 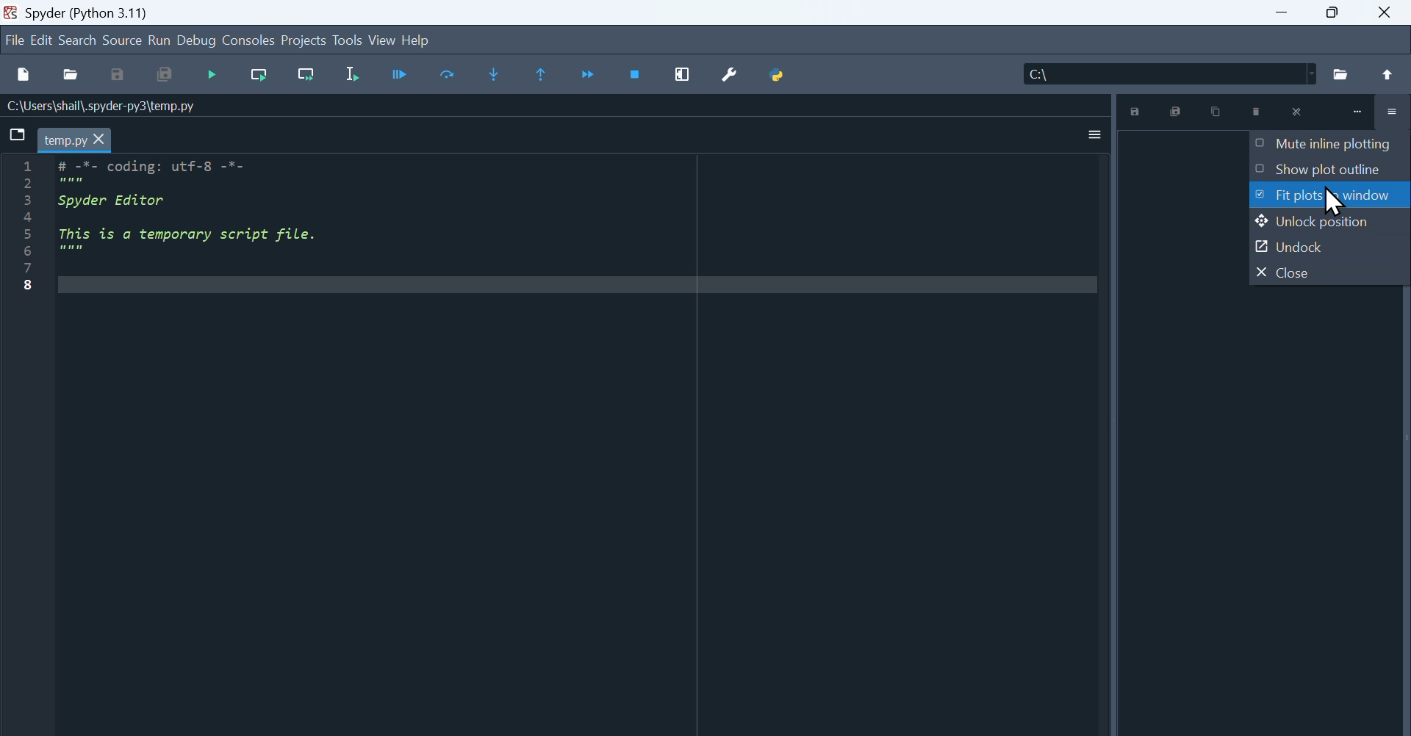 What do you see at coordinates (1387, 10) in the screenshot?
I see `Close` at bounding box center [1387, 10].